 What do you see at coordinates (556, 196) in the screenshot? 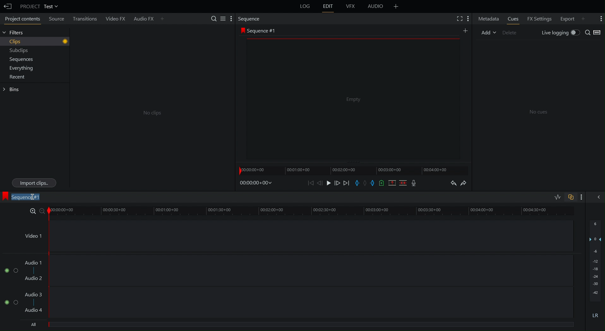
I see `Toggle audio levels editing` at bounding box center [556, 196].